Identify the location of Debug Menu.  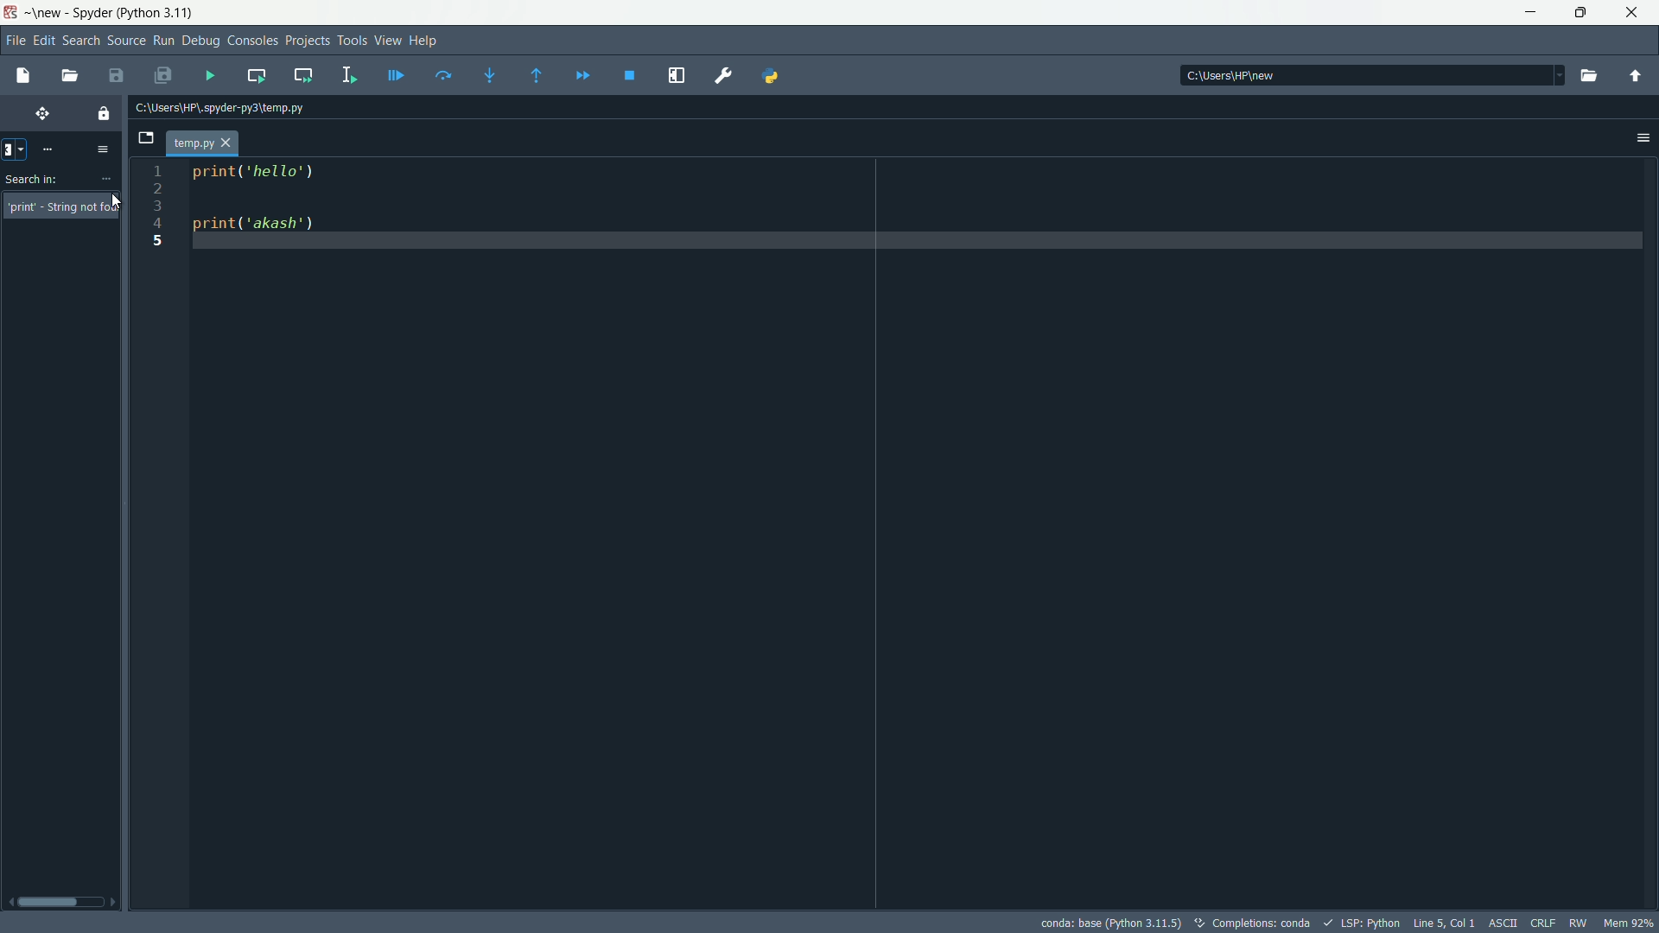
(200, 41).